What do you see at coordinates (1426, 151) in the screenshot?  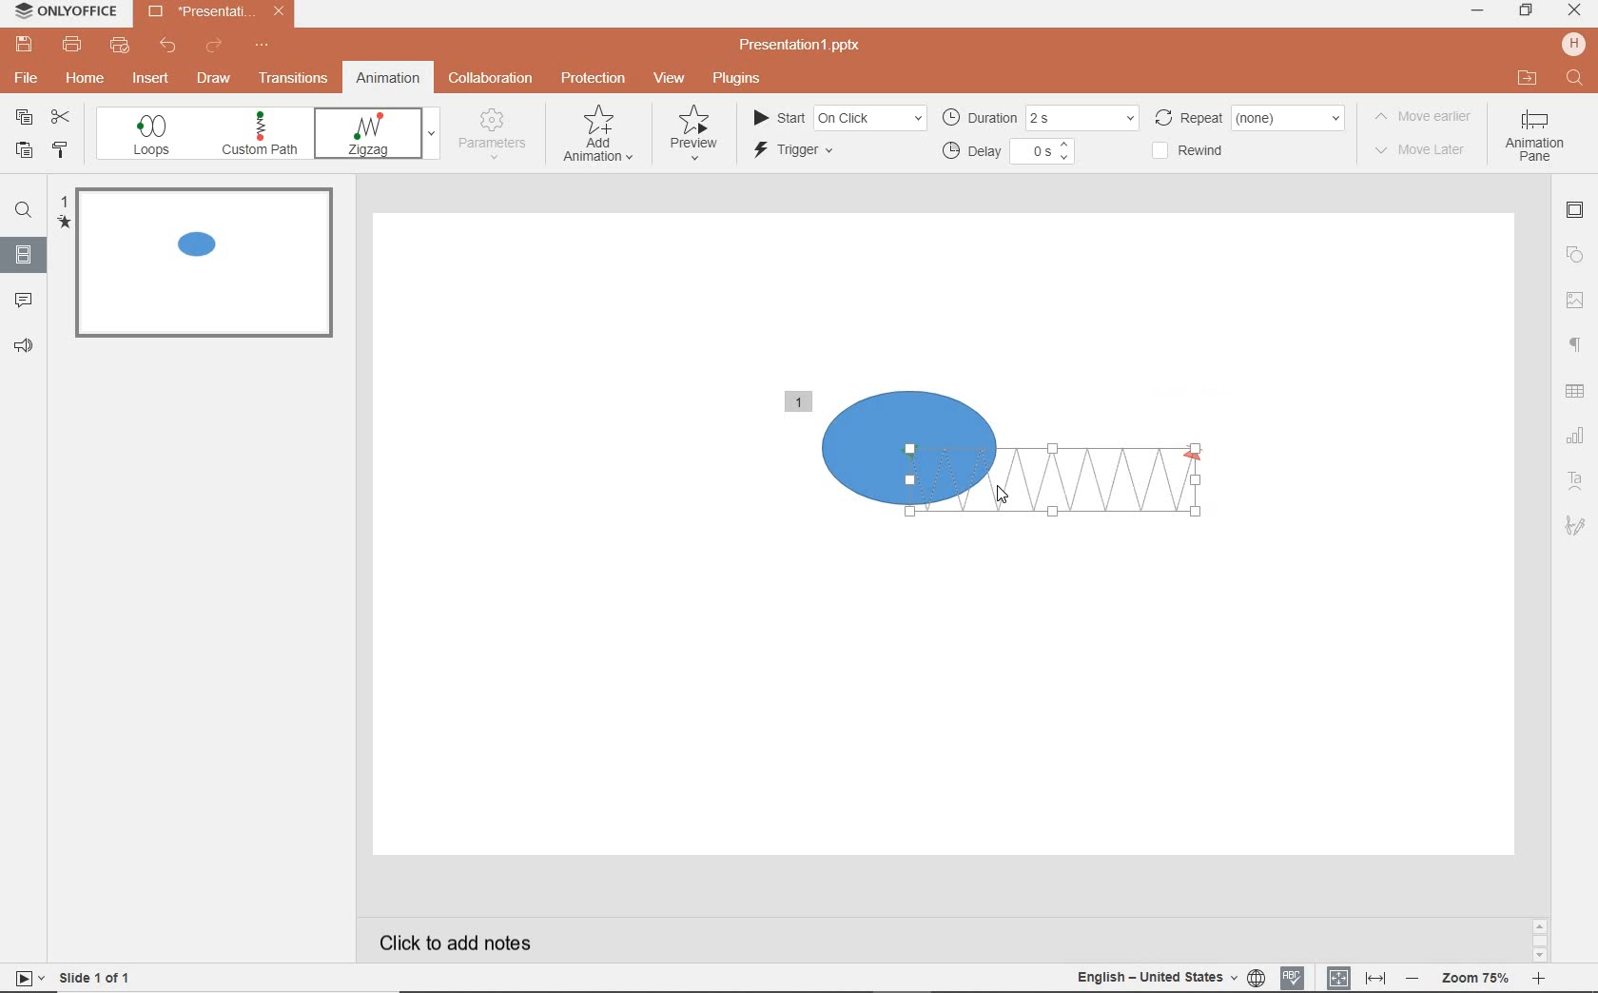 I see `move later` at bounding box center [1426, 151].